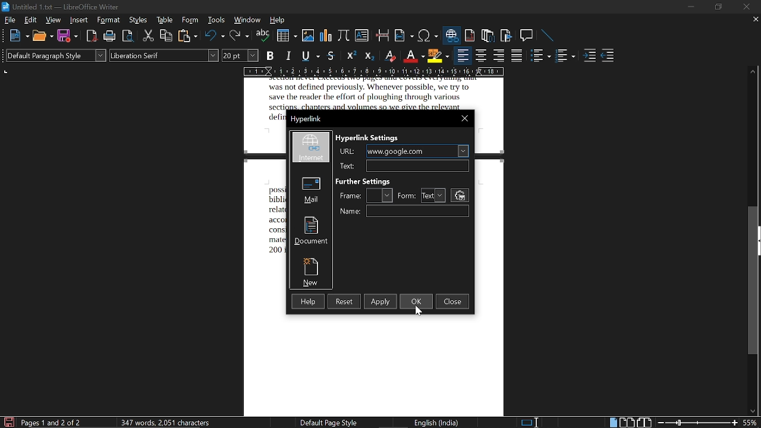 The width and height of the screenshot is (761, 428). I want to click on table, so click(165, 21).